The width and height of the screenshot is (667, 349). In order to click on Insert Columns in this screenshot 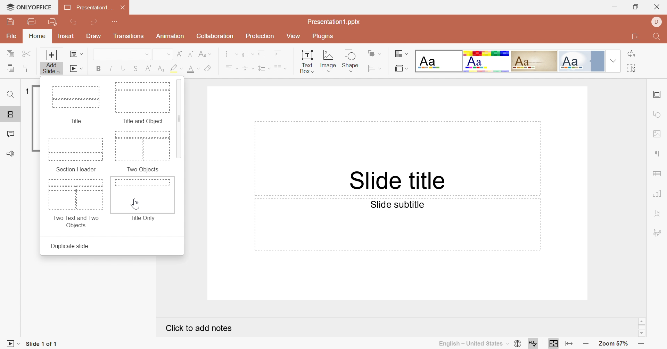, I will do `click(281, 69)`.